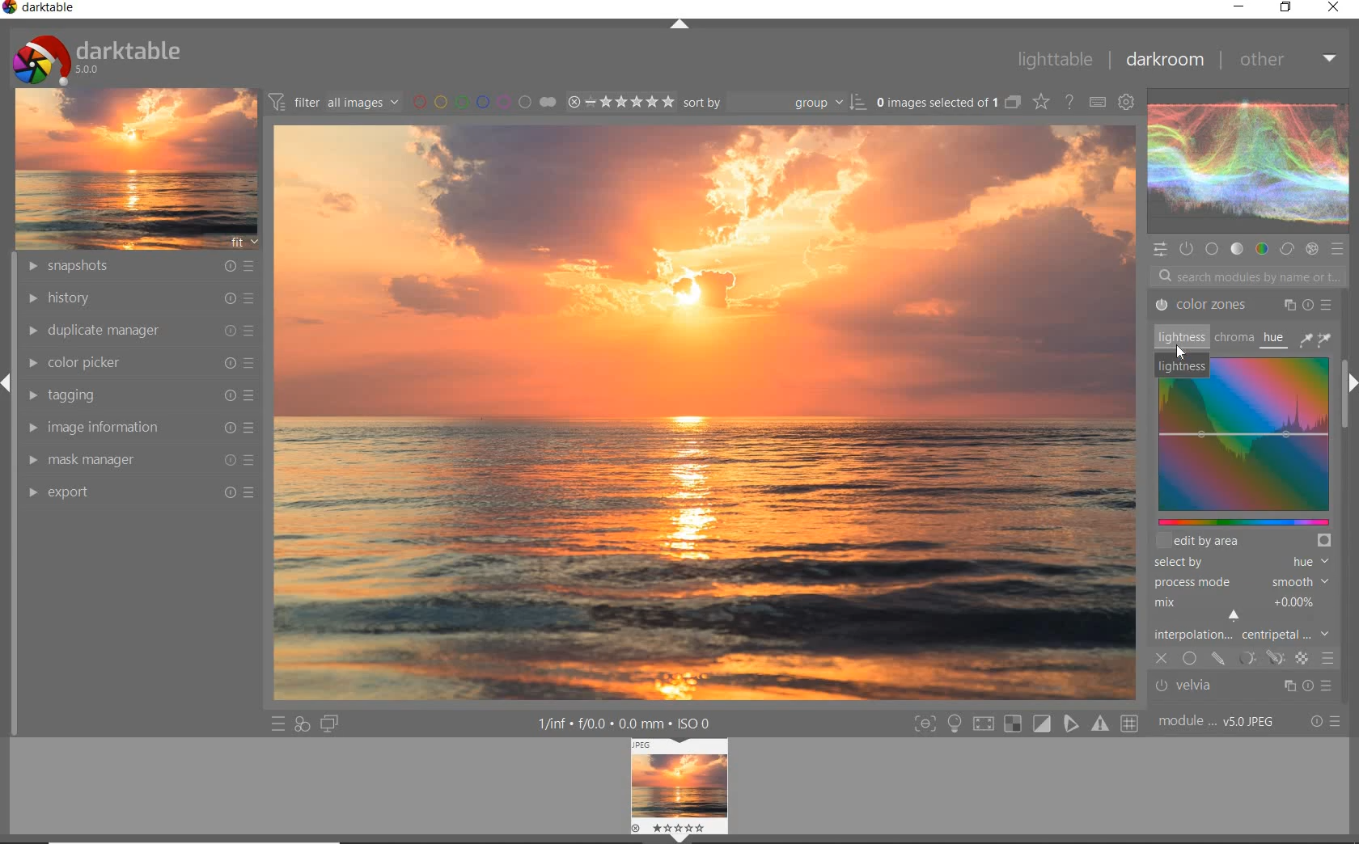 The width and height of the screenshot is (1359, 844). I want to click on show global preference, so click(1128, 101).